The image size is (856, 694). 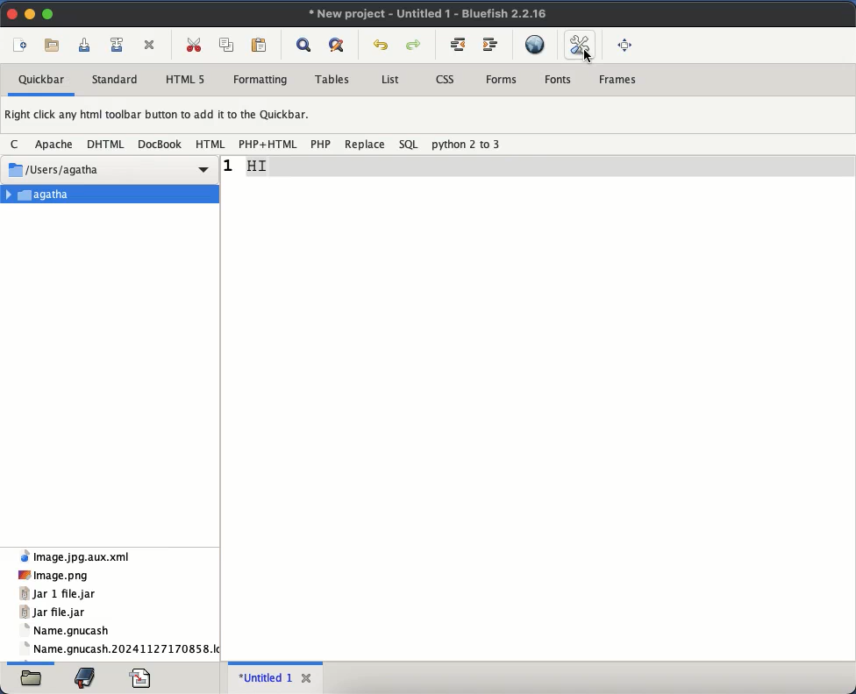 What do you see at coordinates (187, 81) in the screenshot?
I see `html 5` at bounding box center [187, 81].